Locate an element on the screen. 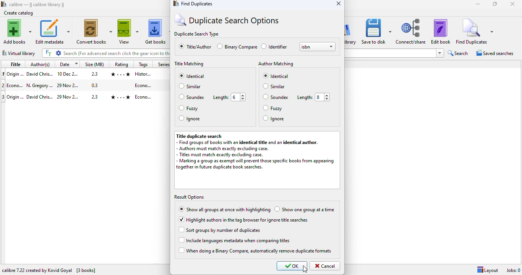  create catalog is located at coordinates (19, 13).